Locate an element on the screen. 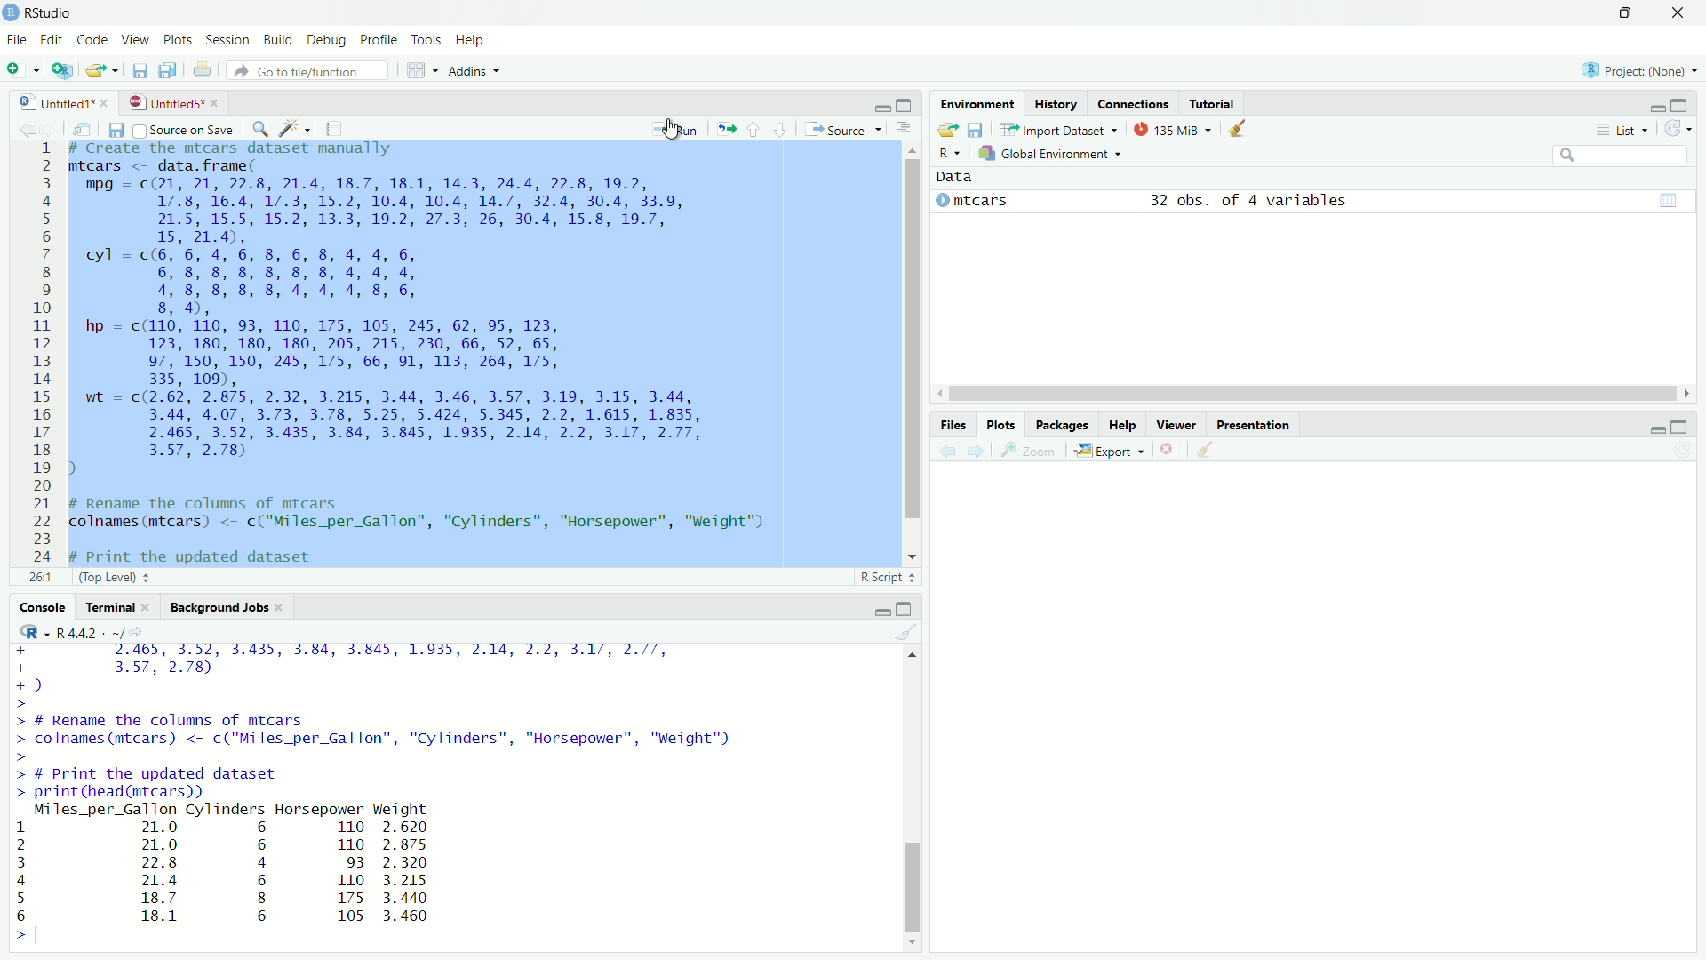 This screenshot has width=1706, height=960. maximise is located at coordinates (1628, 13).